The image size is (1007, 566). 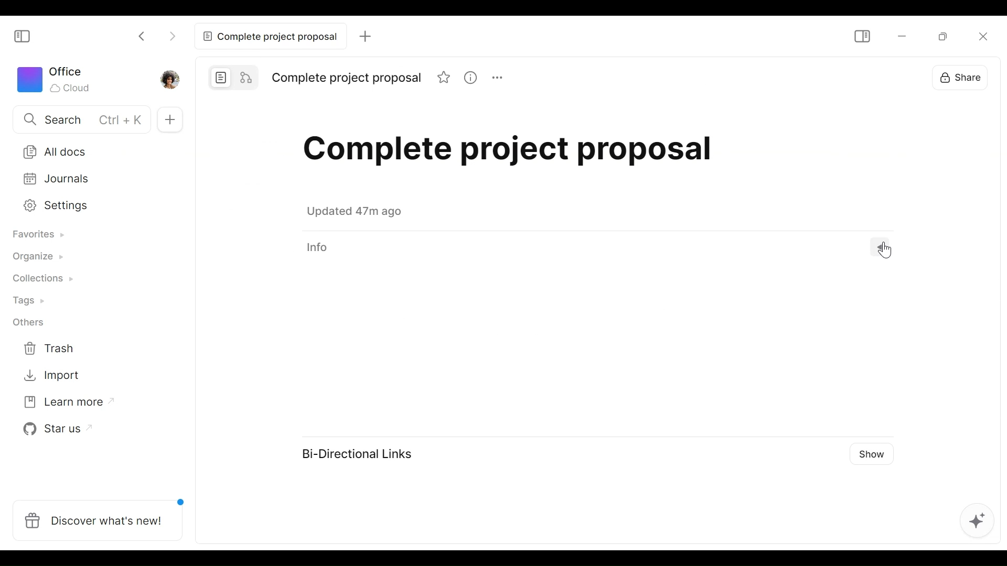 What do you see at coordinates (33, 324) in the screenshot?
I see `Others` at bounding box center [33, 324].